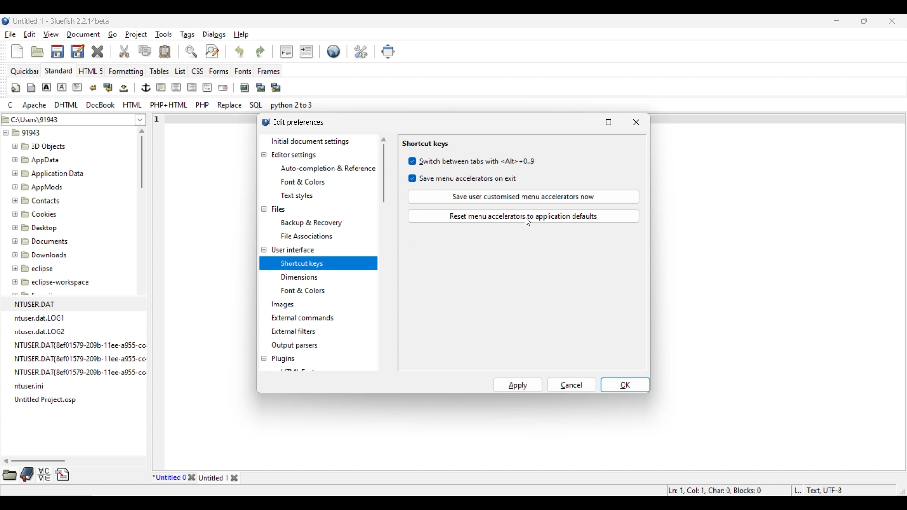 This screenshot has height=510, width=907. Describe the element at coordinates (283, 305) in the screenshot. I see `Images` at that location.